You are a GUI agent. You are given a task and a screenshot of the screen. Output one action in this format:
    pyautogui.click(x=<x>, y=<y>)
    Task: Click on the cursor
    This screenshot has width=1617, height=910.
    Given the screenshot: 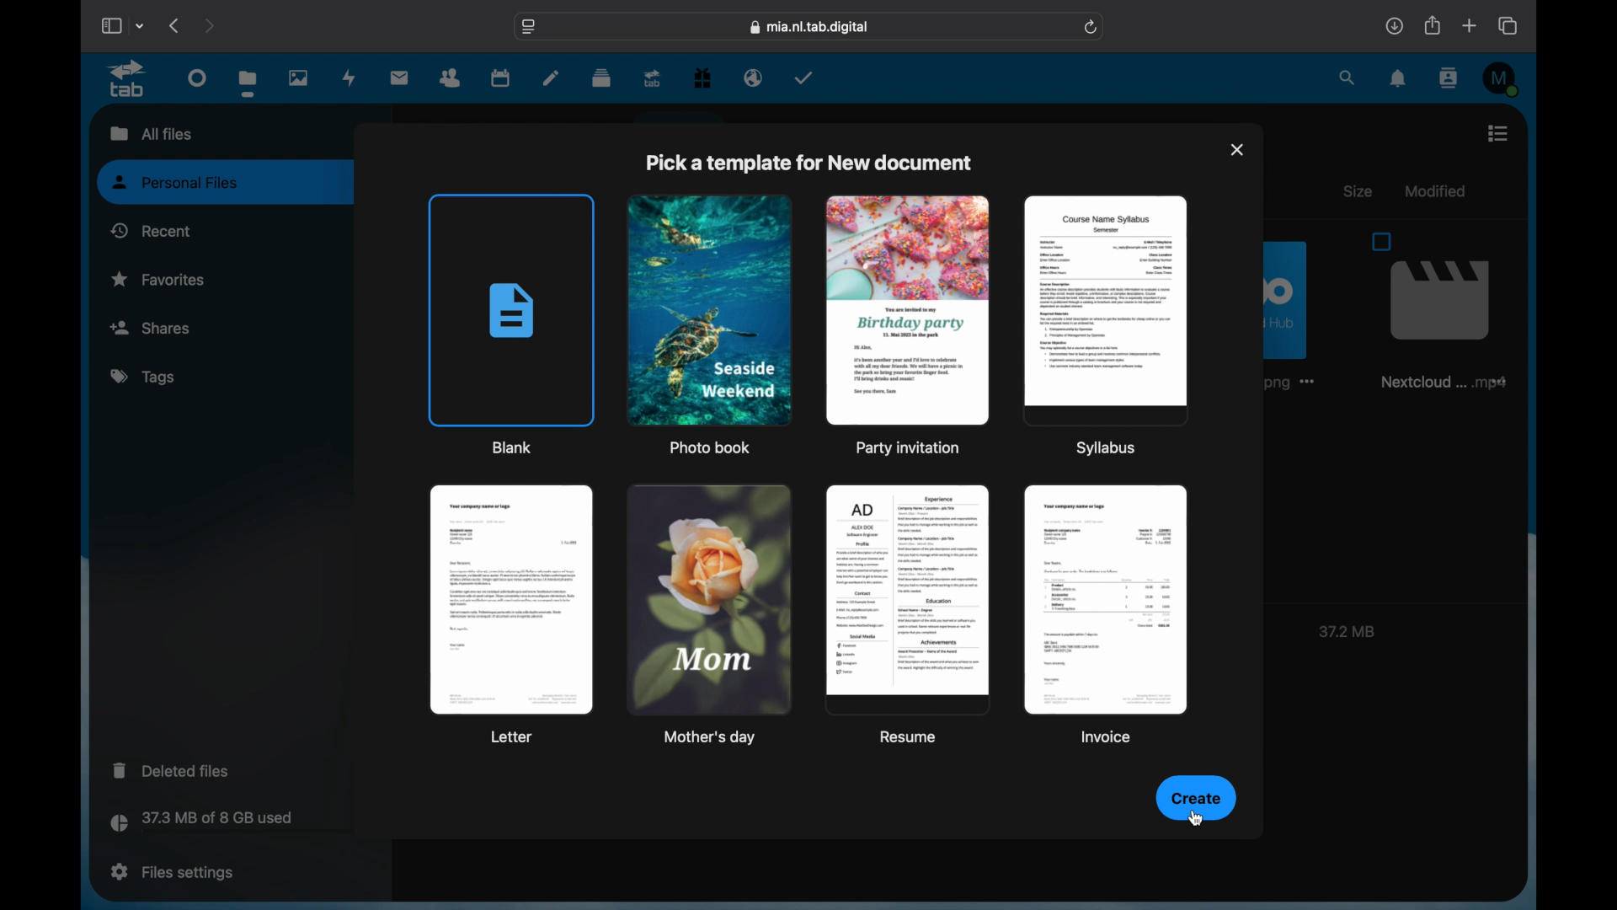 What is the action you would take?
    pyautogui.click(x=1198, y=821)
    